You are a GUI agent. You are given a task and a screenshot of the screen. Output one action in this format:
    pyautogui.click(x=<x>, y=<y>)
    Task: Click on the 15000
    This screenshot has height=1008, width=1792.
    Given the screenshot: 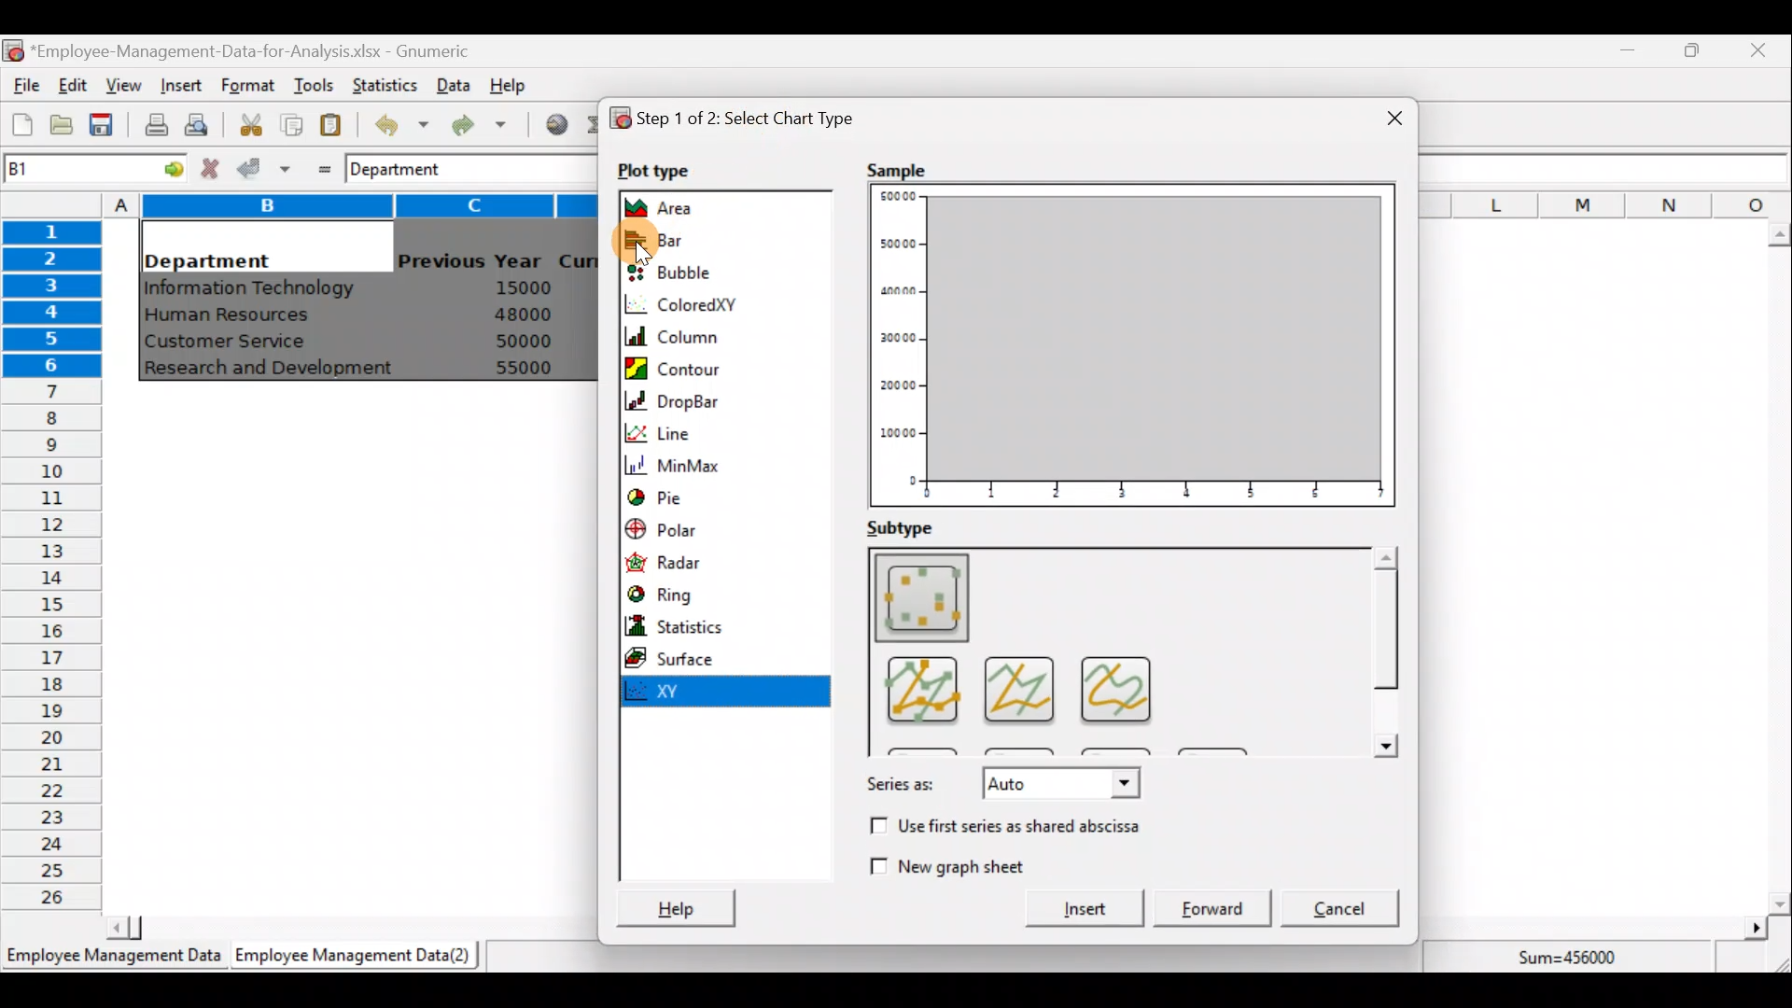 What is the action you would take?
    pyautogui.click(x=516, y=287)
    